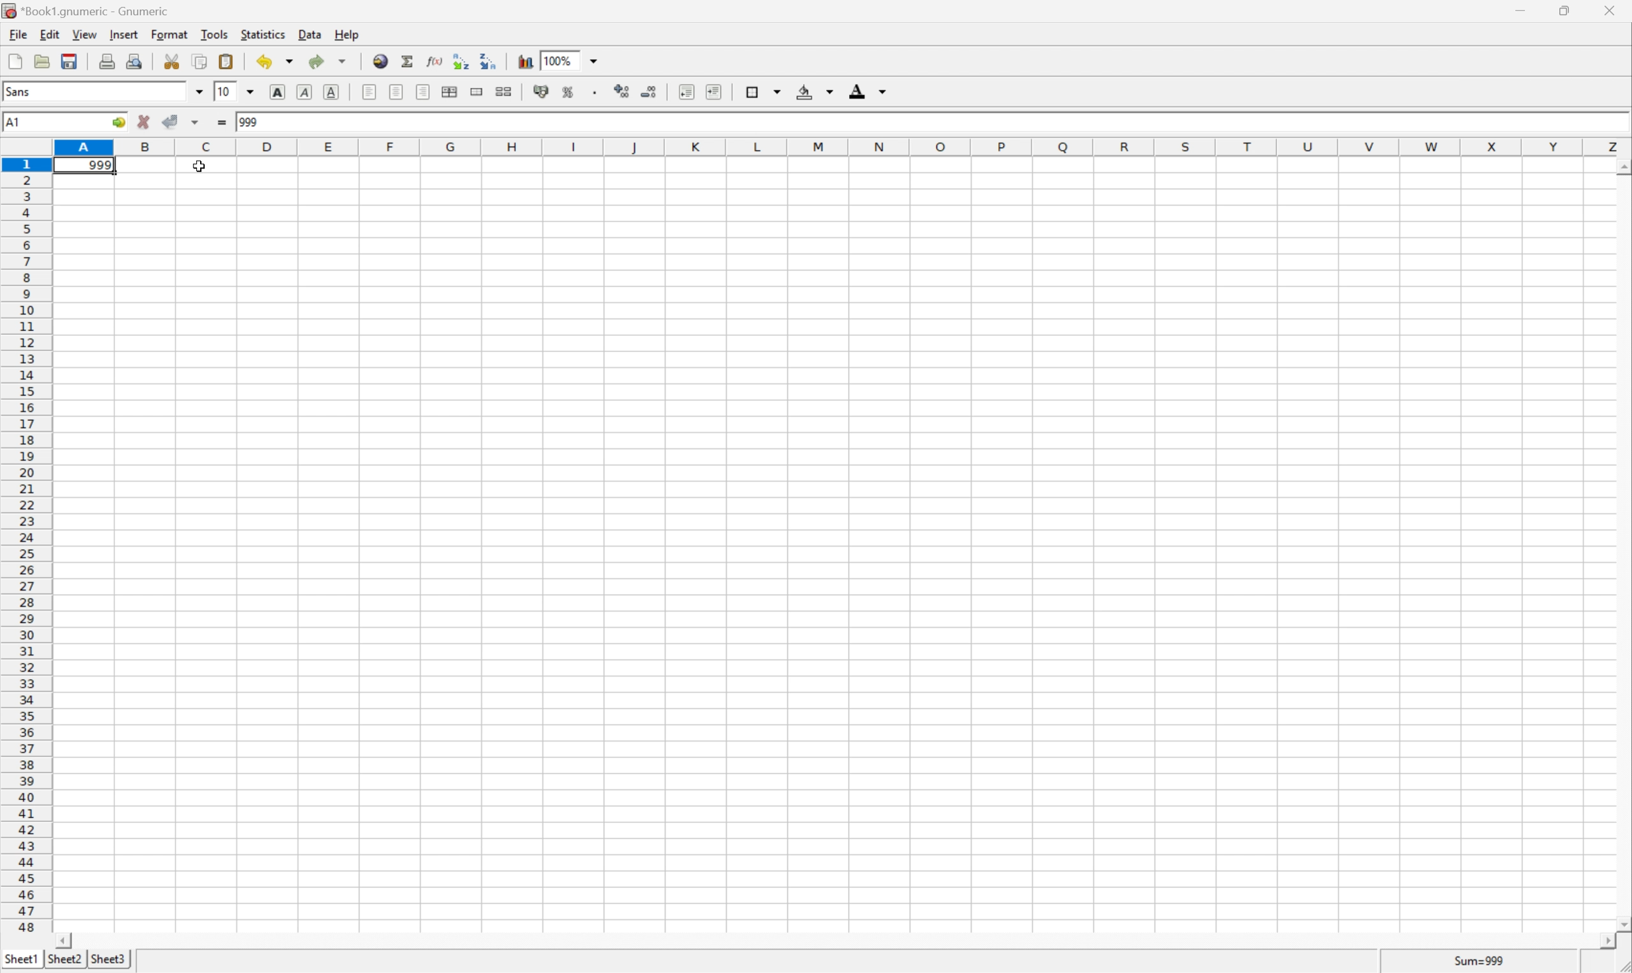  What do you see at coordinates (201, 59) in the screenshot?
I see `copy` at bounding box center [201, 59].